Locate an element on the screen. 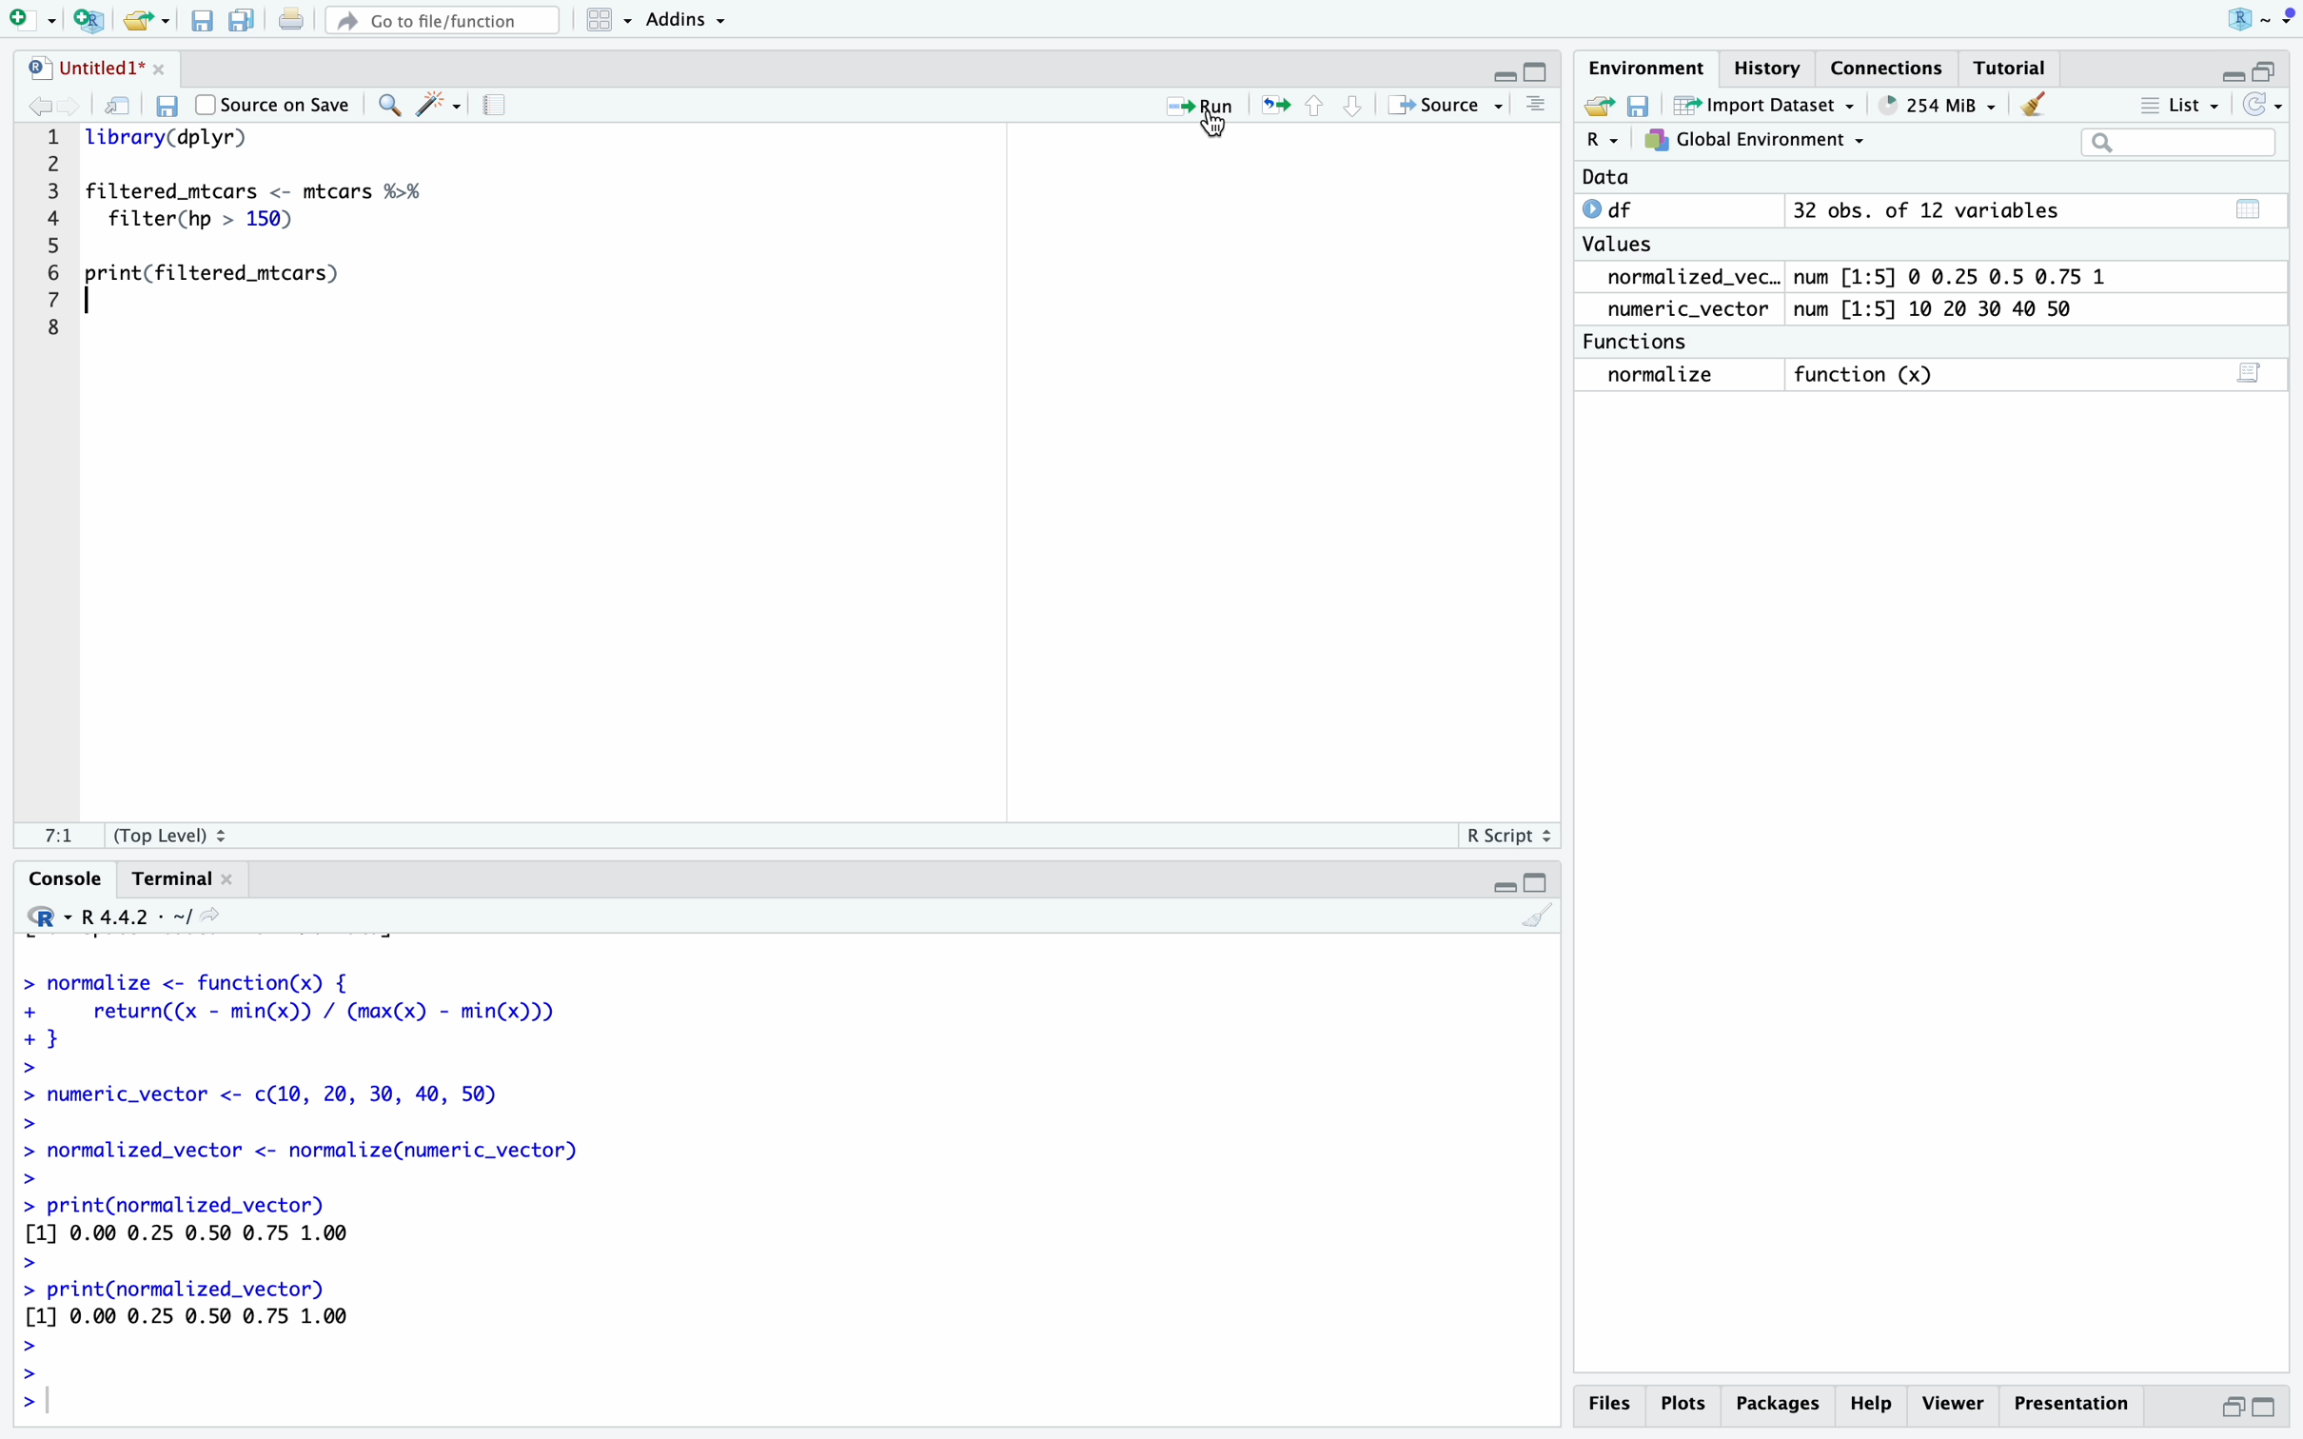  Show document outline is located at coordinates (1538, 106).